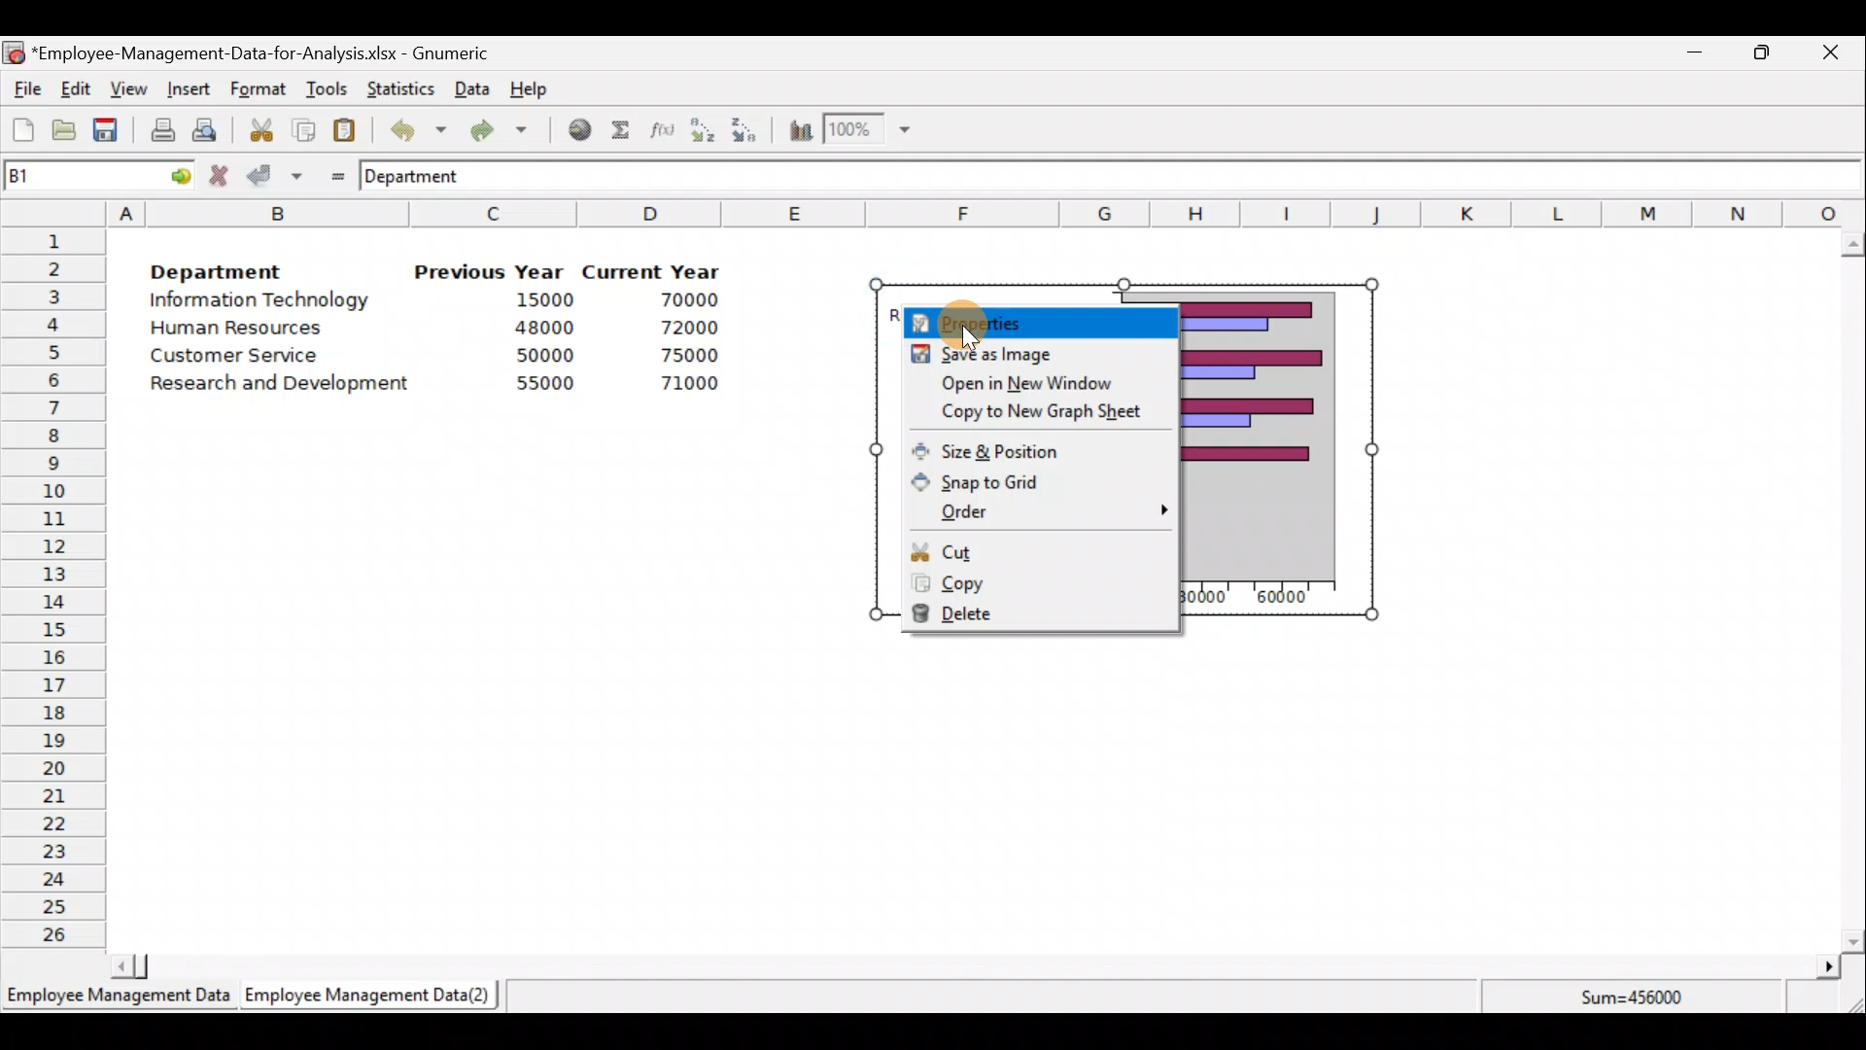 This screenshot has height=1050, width=1866. What do you see at coordinates (1031, 382) in the screenshot?
I see `Open in new window` at bounding box center [1031, 382].